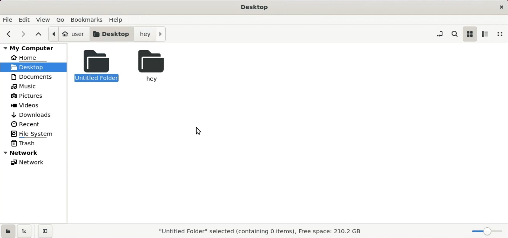  I want to click on home, so click(30, 57).